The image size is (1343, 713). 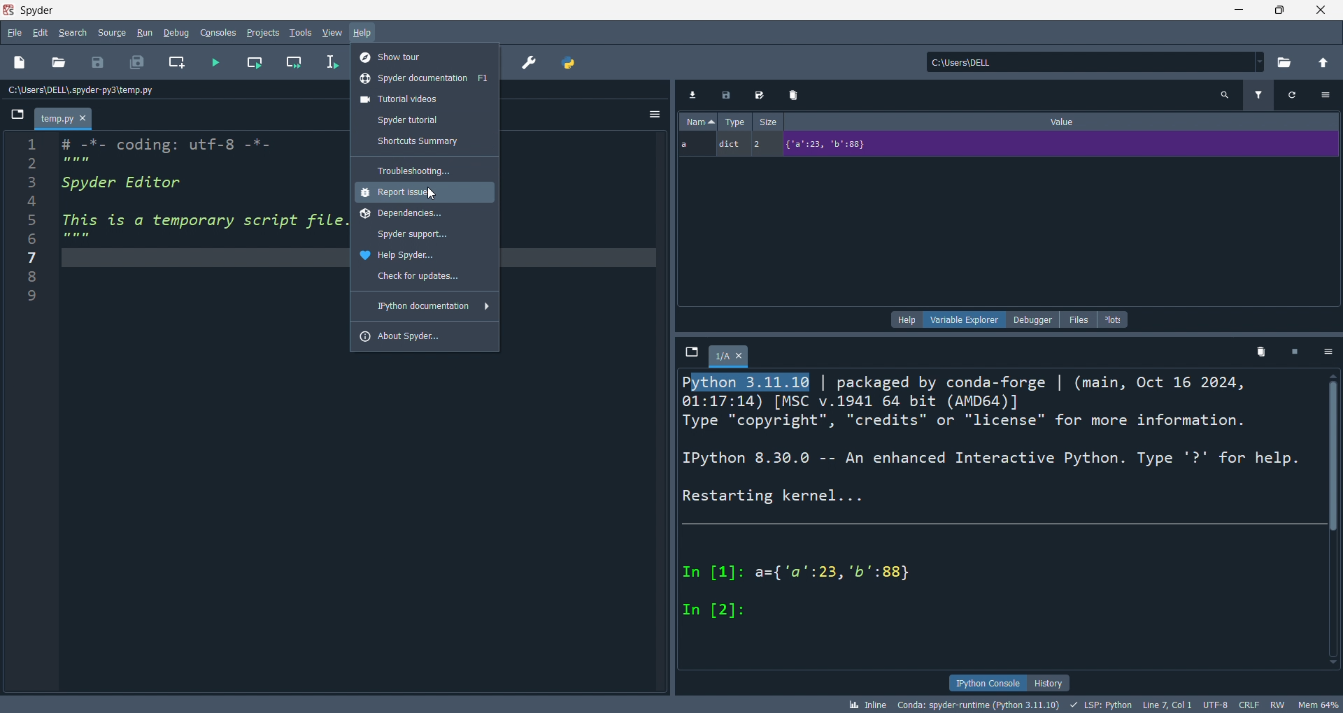 What do you see at coordinates (1010, 145) in the screenshot?
I see `a dict 2 {"2":23, 'b':88}` at bounding box center [1010, 145].